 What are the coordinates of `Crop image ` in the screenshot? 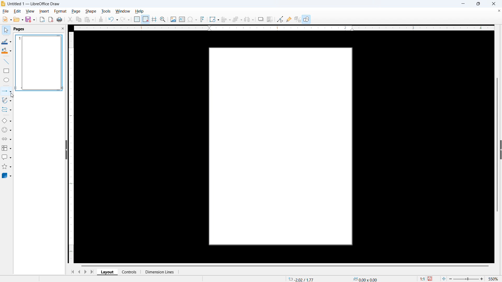 It's located at (270, 19).